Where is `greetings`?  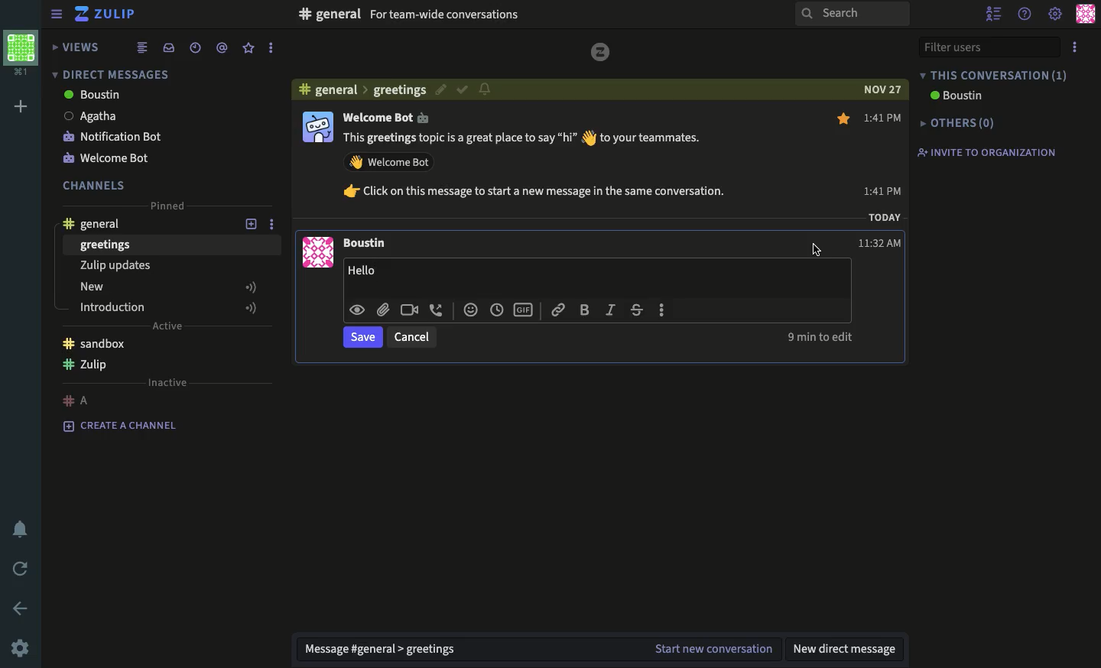 greetings is located at coordinates (106, 246).